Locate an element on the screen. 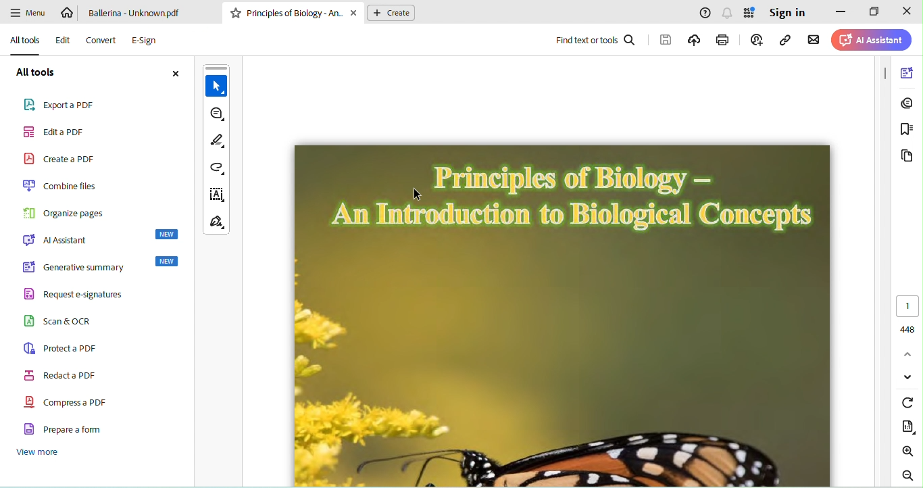   go to home view is located at coordinates (68, 13).